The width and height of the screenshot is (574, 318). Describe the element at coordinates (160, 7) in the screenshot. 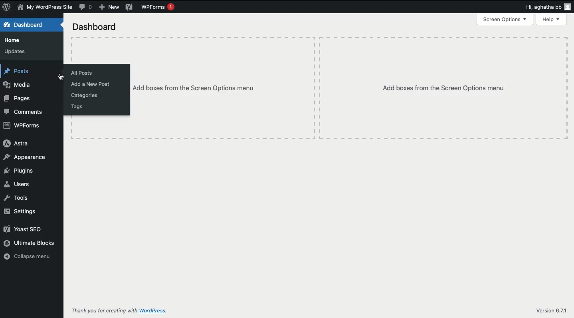

I see `WPForms` at that location.